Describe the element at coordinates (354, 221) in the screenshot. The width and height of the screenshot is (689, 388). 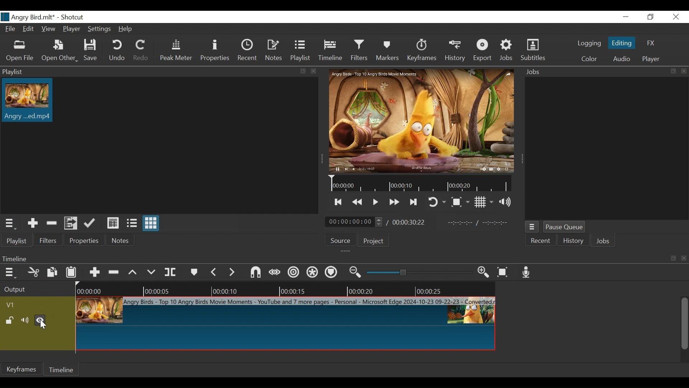
I see `Current uration` at that location.